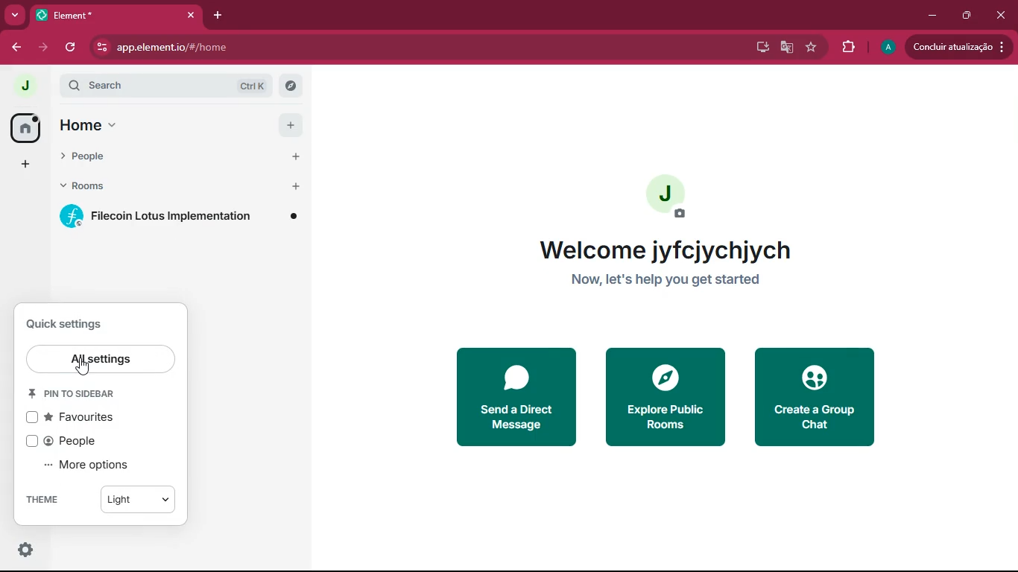 Image resolution: width=1018 pixels, height=572 pixels. I want to click on element, so click(116, 13).